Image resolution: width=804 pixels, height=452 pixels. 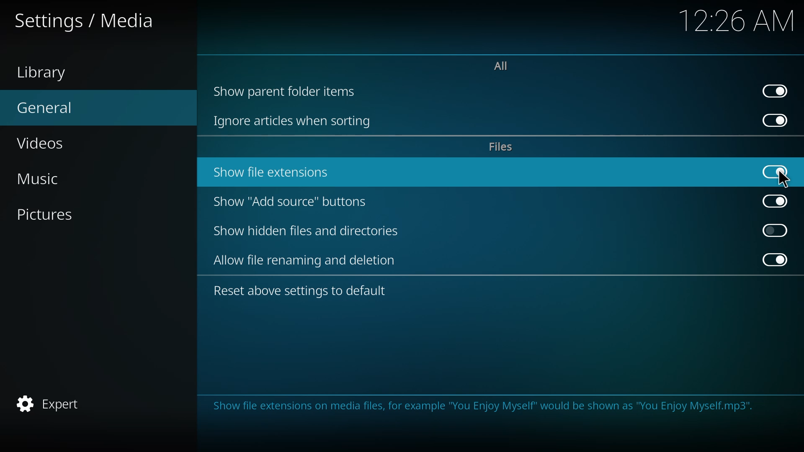 I want to click on files, so click(x=502, y=148).